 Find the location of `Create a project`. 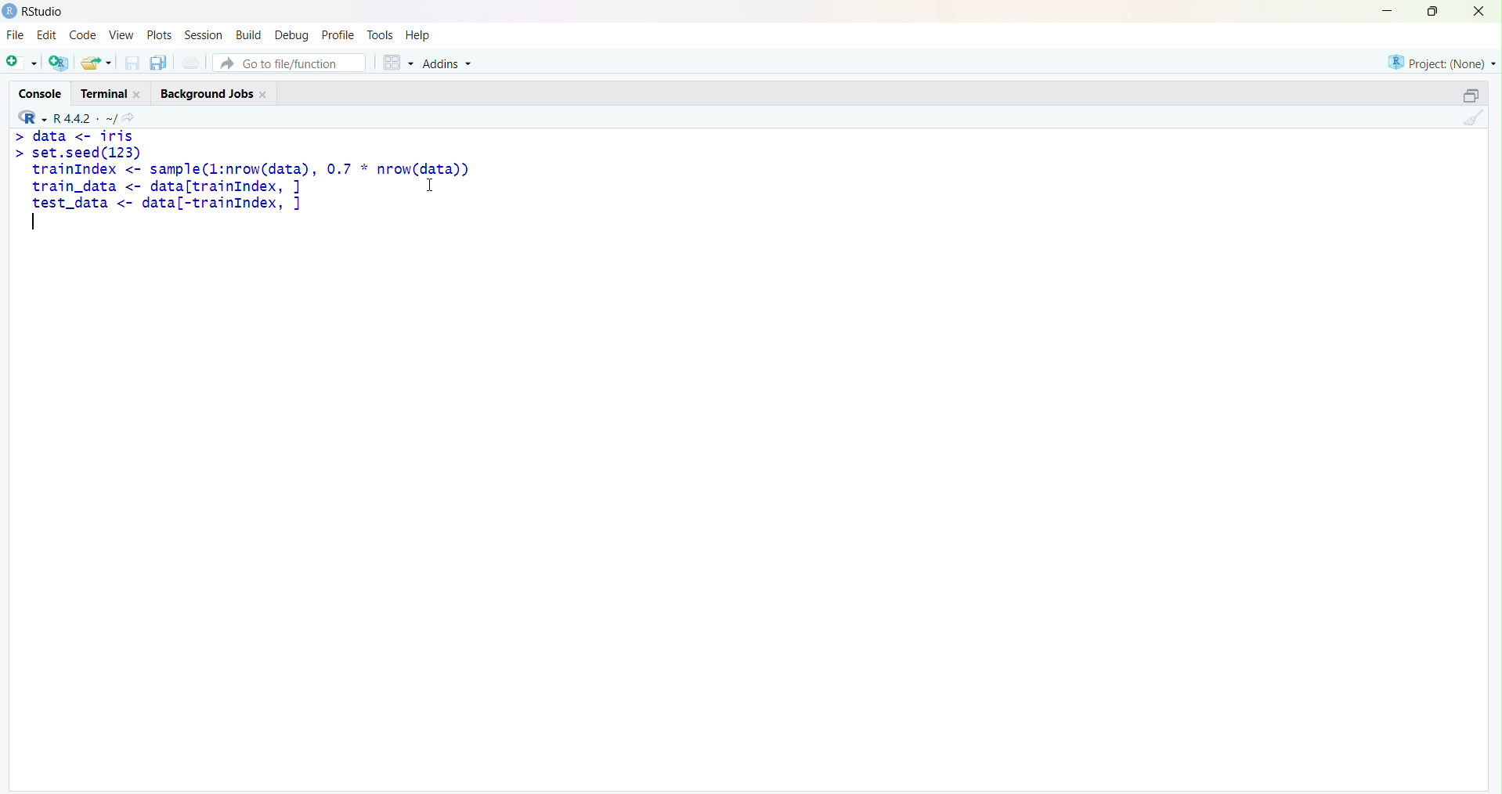

Create a project is located at coordinates (60, 60).